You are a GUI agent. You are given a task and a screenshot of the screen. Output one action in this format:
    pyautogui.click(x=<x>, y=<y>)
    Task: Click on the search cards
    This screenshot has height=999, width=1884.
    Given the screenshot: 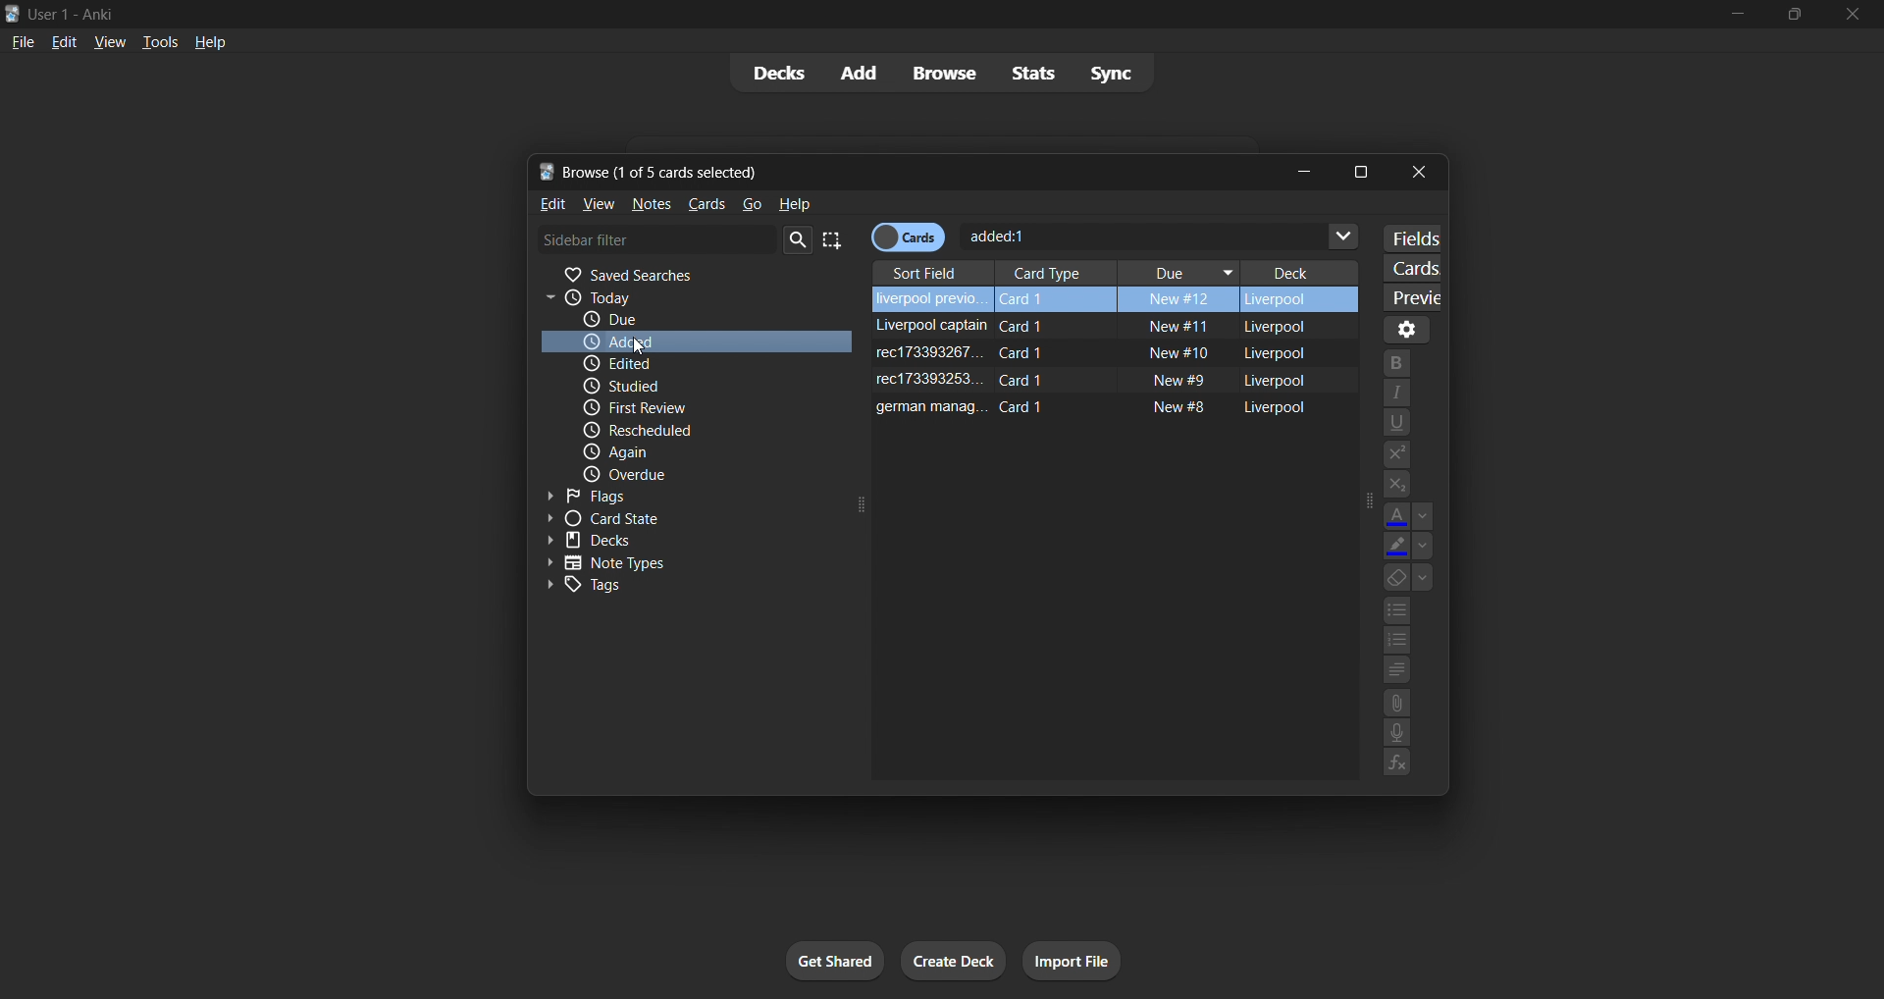 What is the action you would take?
    pyautogui.click(x=1168, y=237)
    